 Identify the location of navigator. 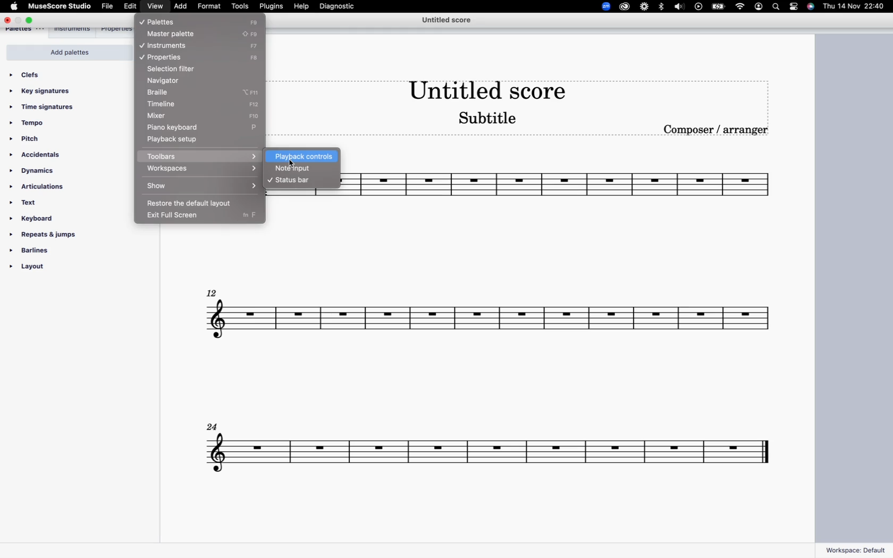
(173, 80).